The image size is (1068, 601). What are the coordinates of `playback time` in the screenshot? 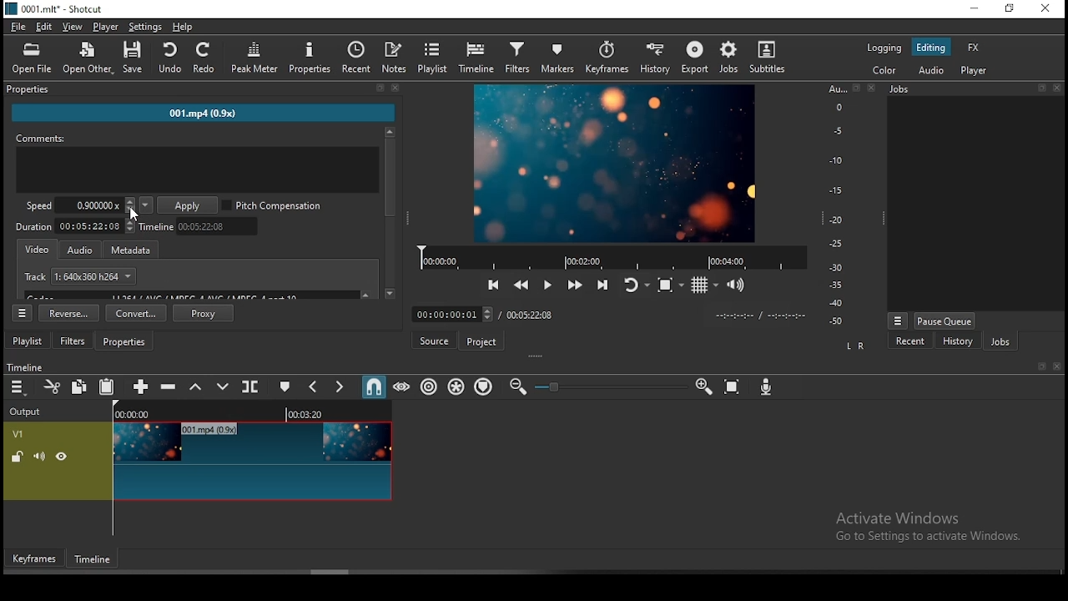 It's located at (607, 256).